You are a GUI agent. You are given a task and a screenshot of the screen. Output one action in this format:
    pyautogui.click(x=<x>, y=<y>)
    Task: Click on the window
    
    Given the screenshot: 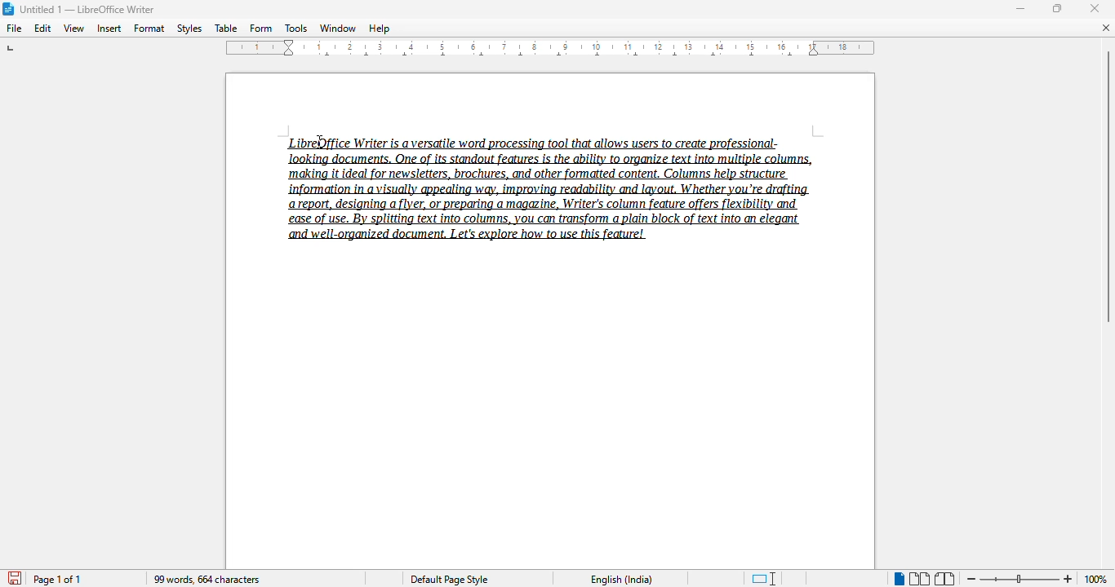 What is the action you would take?
    pyautogui.click(x=339, y=28)
    